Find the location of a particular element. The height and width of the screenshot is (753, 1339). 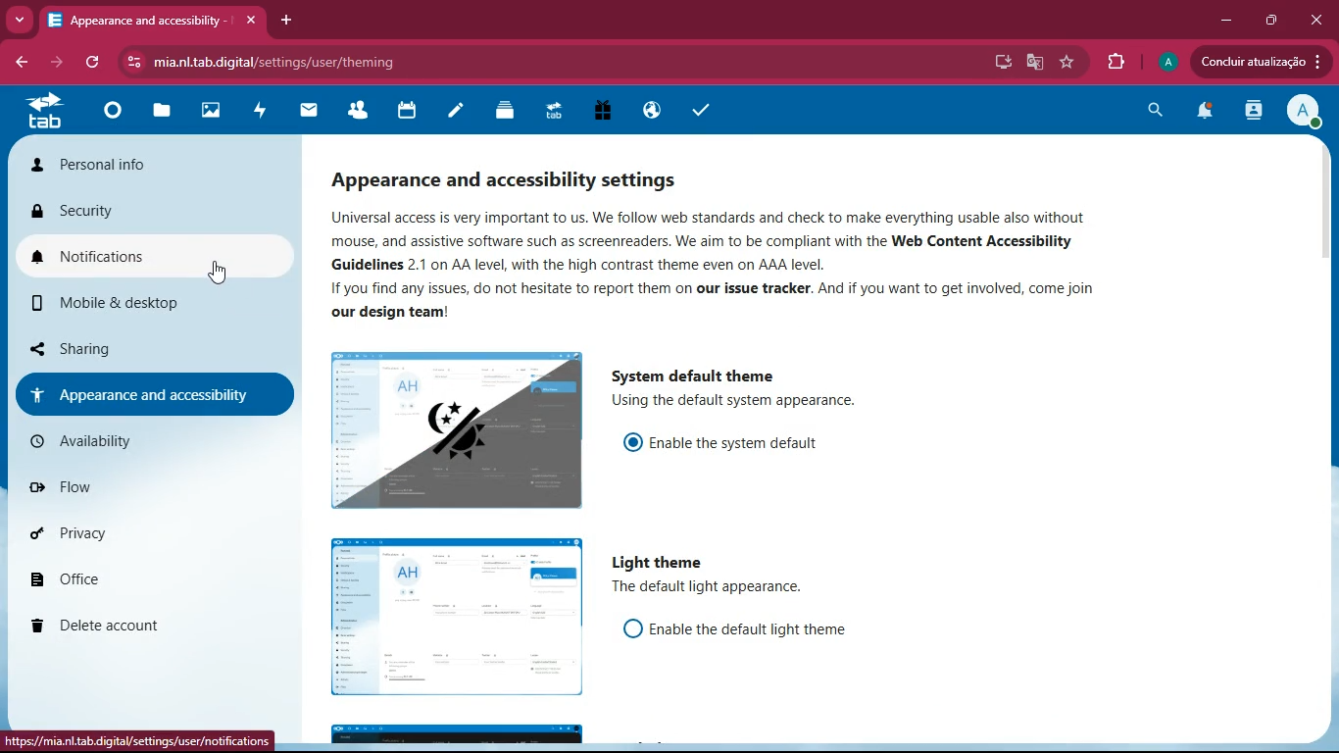

delete is located at coordinates (155, 625).